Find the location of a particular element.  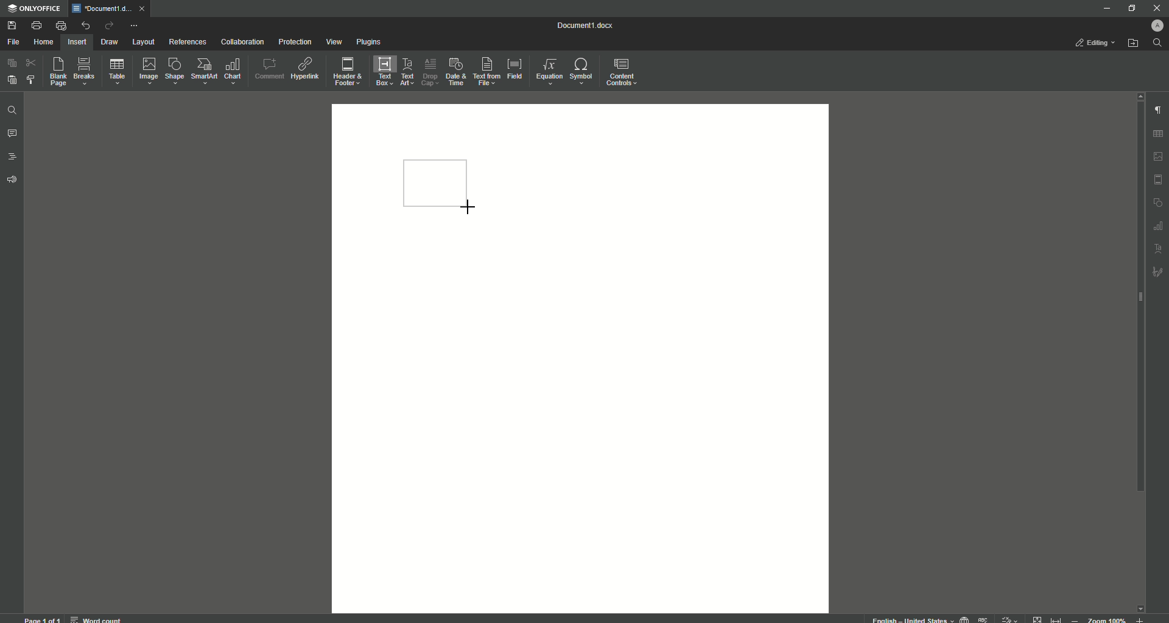

Search is located at coordinates (1157, 43).